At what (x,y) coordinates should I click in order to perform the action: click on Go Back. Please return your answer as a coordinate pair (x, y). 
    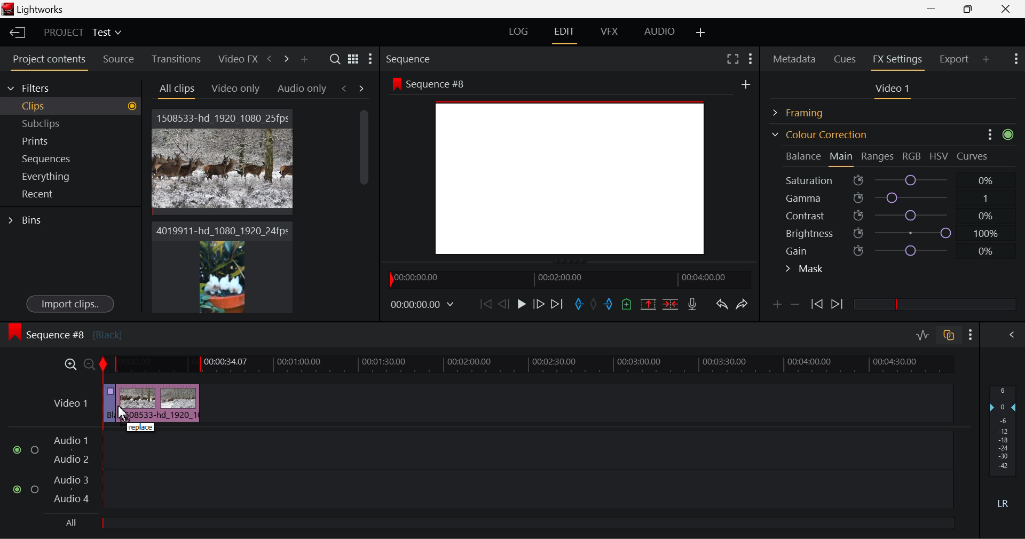
    Looking at the image, I should click on (505, 303).